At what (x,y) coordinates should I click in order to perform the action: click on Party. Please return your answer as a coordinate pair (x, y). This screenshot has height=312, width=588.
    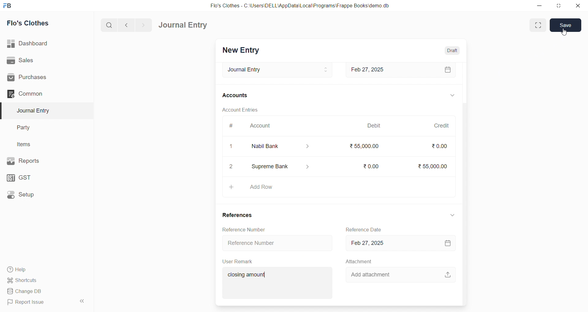
    Looking at the image, I should click on (27, 127).